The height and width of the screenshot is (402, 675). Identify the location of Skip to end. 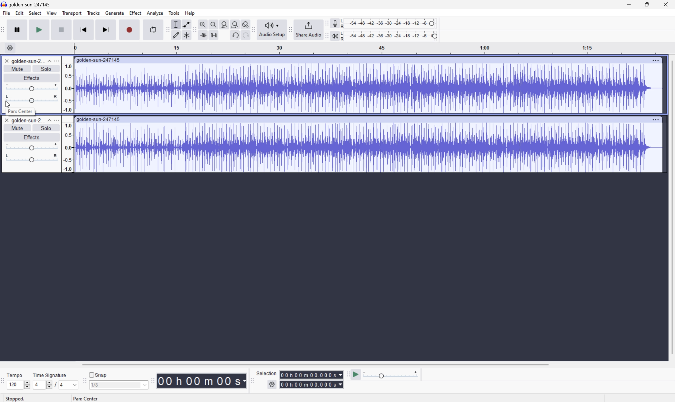
(107, 29).